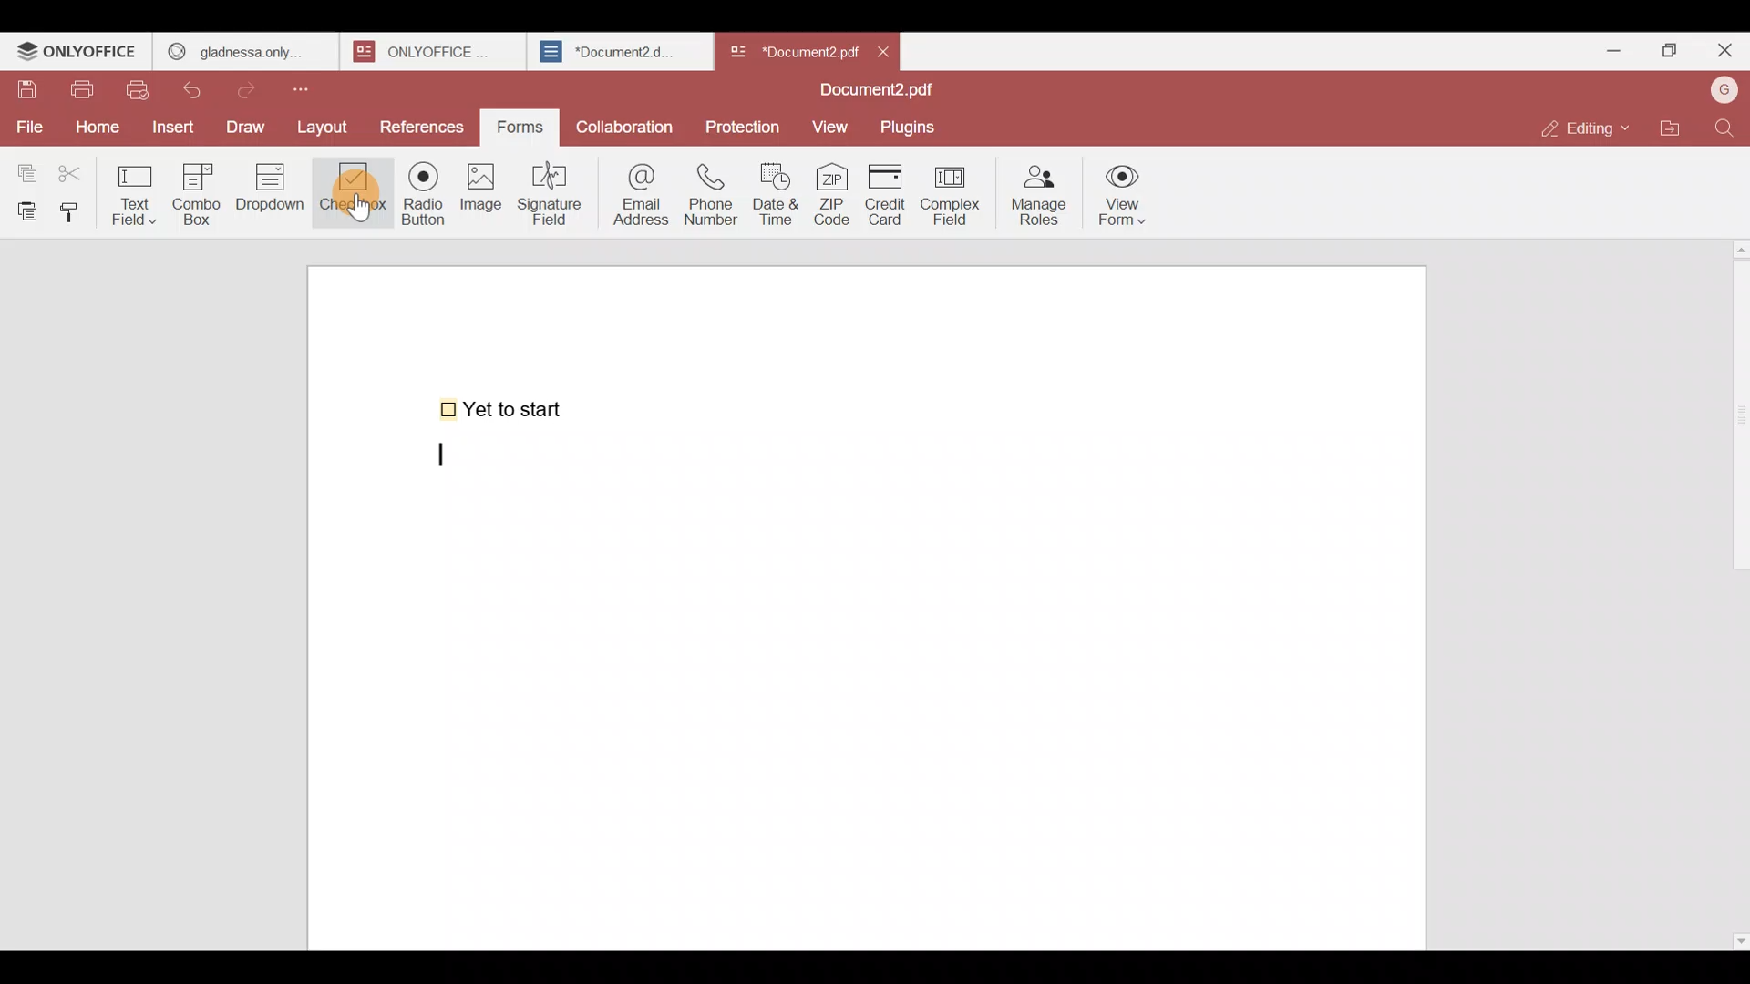  What do you see at coordinates (833, 127) in the screenshot?
I see `View` at bounding box center [833, 127].